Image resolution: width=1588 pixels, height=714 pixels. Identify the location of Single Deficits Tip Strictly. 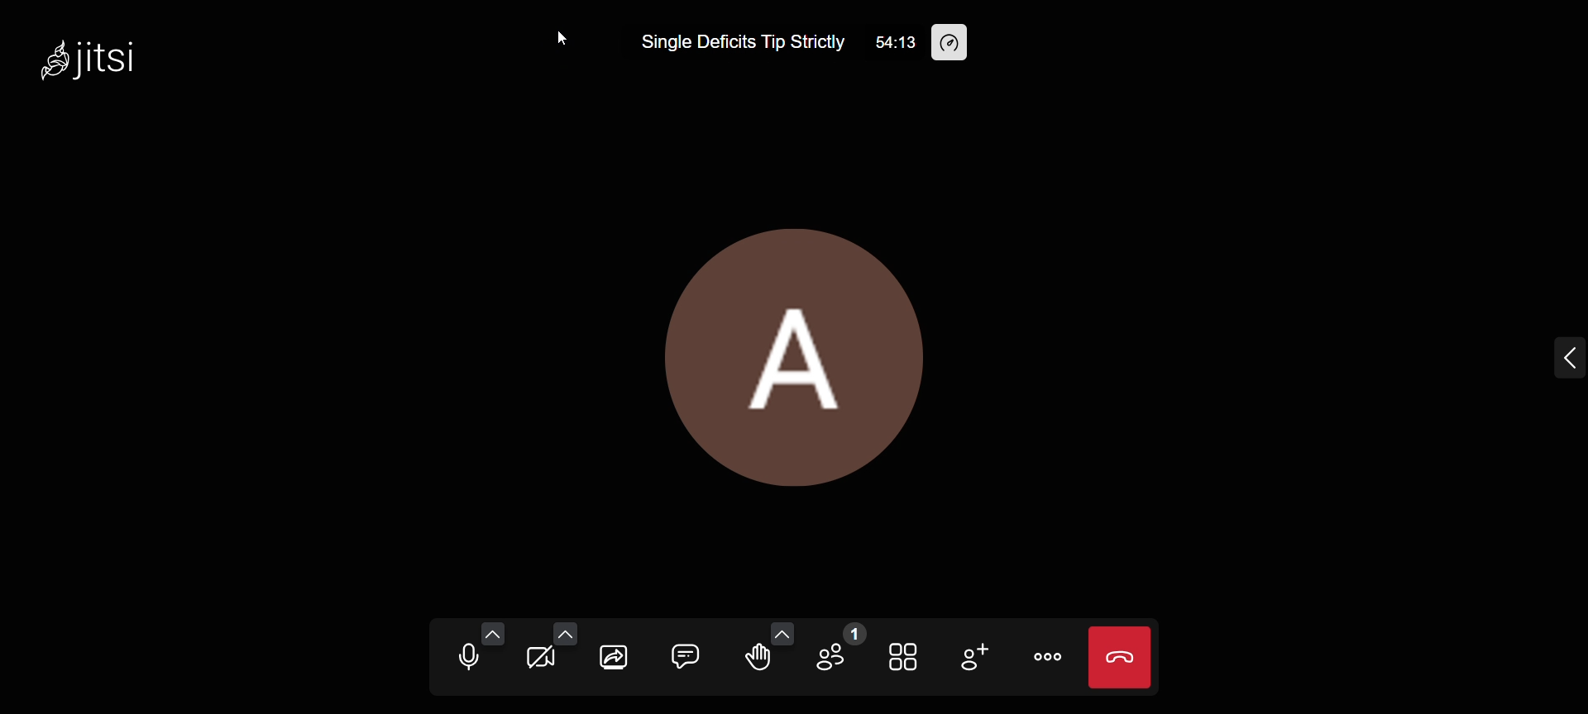
(744, 43).